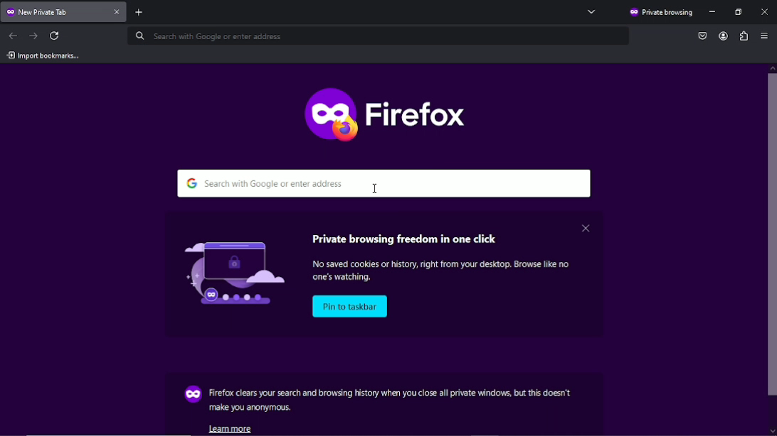 The image size is (777, 436). Describe the element at coordinates (592, 11) in the screenshot. I see `list all tabs` at that location.